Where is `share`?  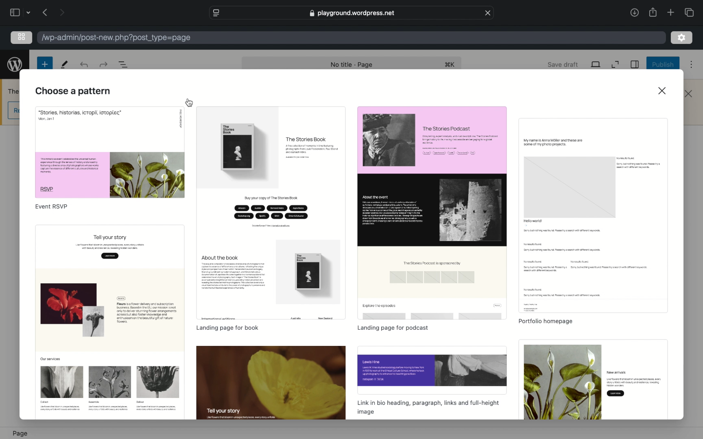 share is located at coordinates (634, 13).